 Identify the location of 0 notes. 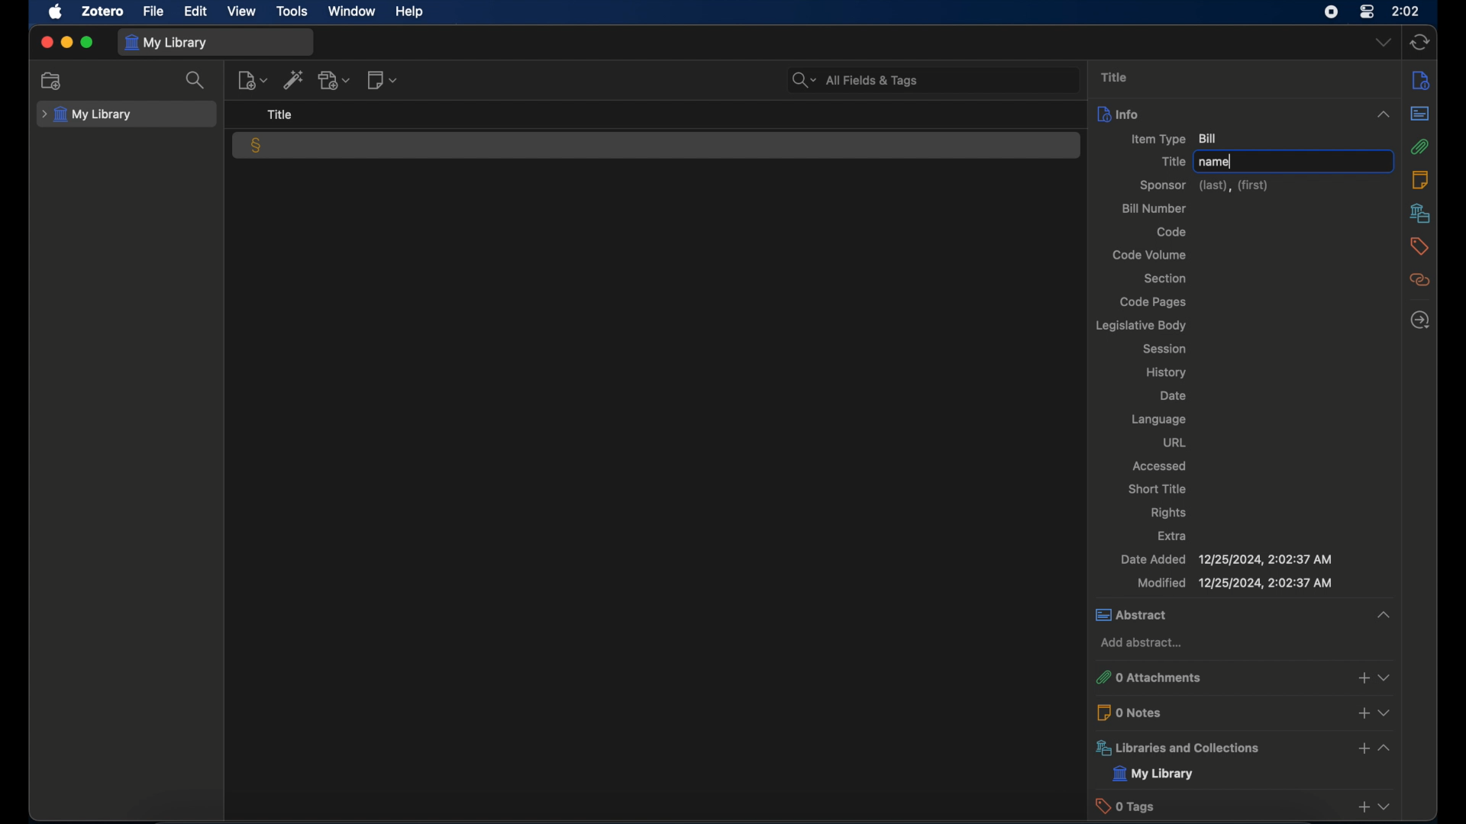
(1245, 712).